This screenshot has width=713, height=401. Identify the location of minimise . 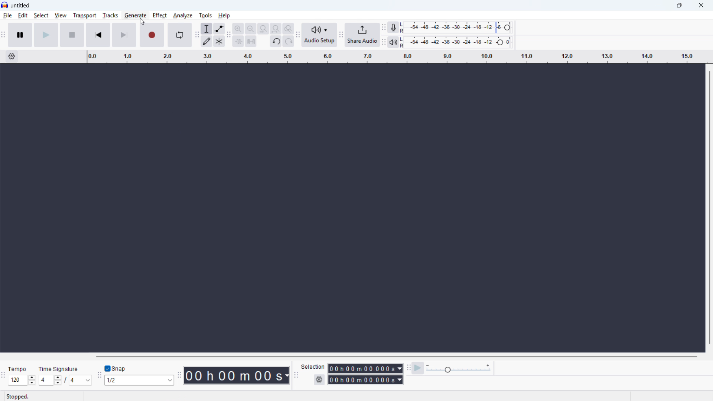
(658, 6).